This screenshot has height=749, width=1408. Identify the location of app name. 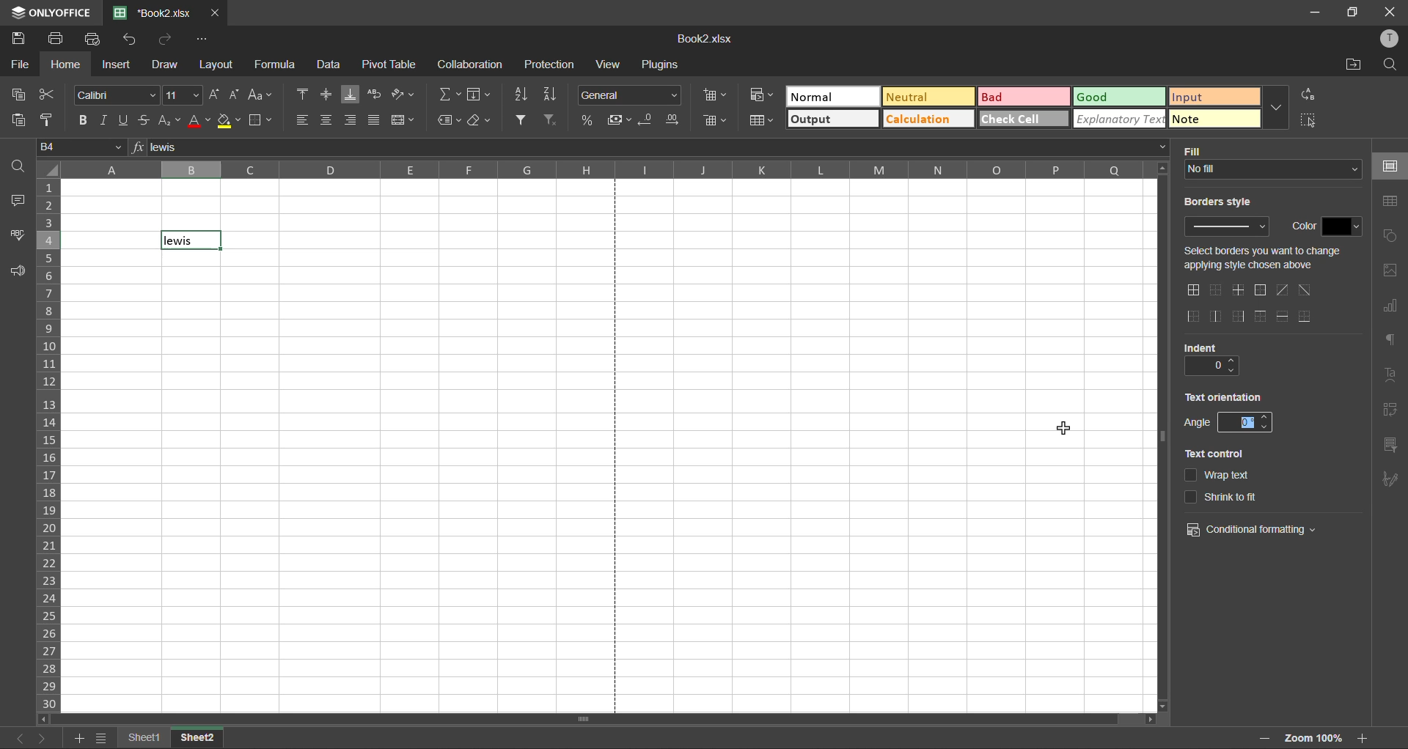
(51, 12).